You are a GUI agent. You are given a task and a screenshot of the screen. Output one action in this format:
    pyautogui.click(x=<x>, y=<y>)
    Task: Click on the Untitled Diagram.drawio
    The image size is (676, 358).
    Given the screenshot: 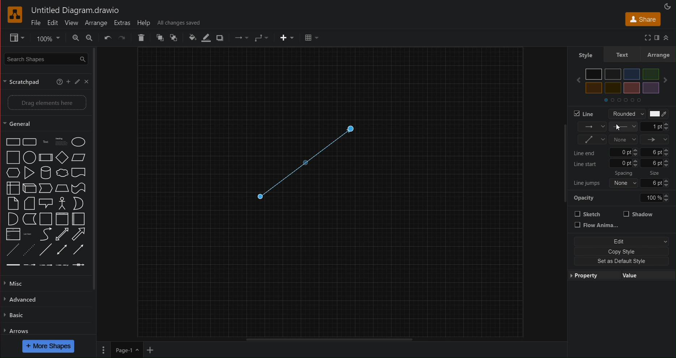 What is the action you would take?
    pyautogui.click(x=75, y=11)
    